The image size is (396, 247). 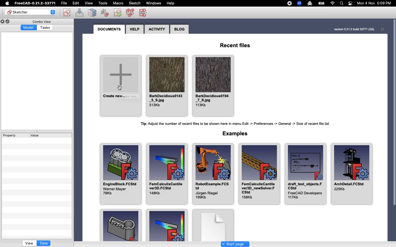 What do you see at coordinates (383, 29) in the screenshot?
I see `Settings` at bounding box center [383, 29].